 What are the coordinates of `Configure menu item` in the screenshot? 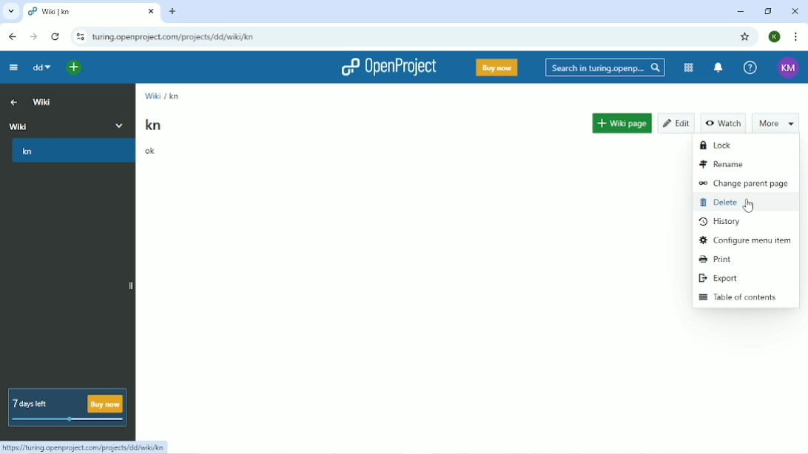 It's located at (744, 240).